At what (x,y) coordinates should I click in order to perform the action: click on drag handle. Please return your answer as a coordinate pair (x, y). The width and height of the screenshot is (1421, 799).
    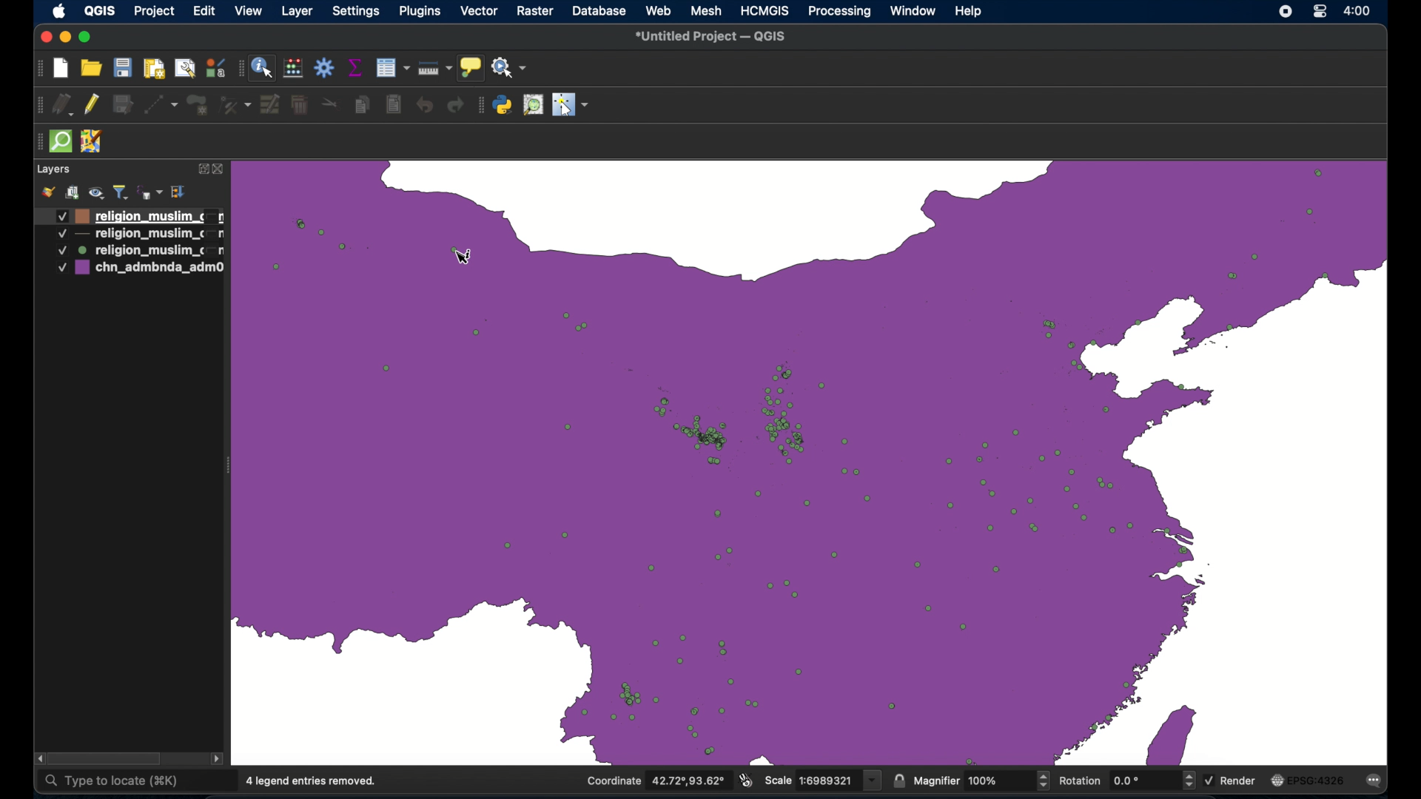
    Looking at the image, I should click on (37, 141).